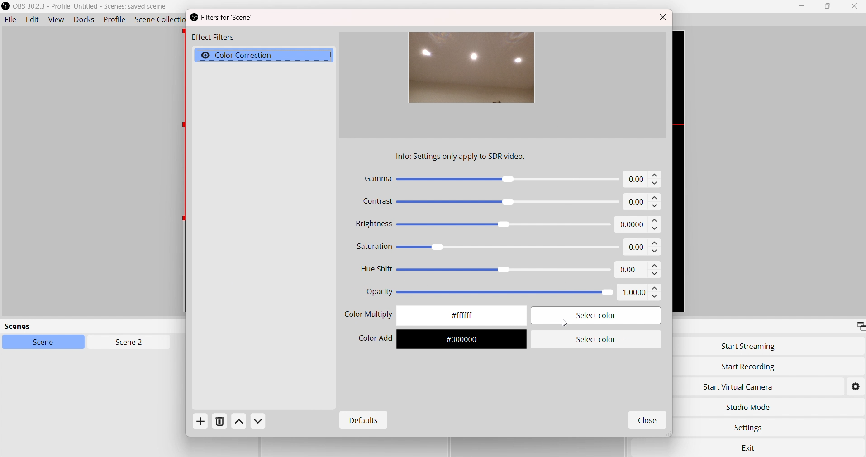 This screenshot has width=866, height=457. What do you see at coordinates (749, 367) in the screenshot?
I see `Start Recording` at bounding box center [749, 367].